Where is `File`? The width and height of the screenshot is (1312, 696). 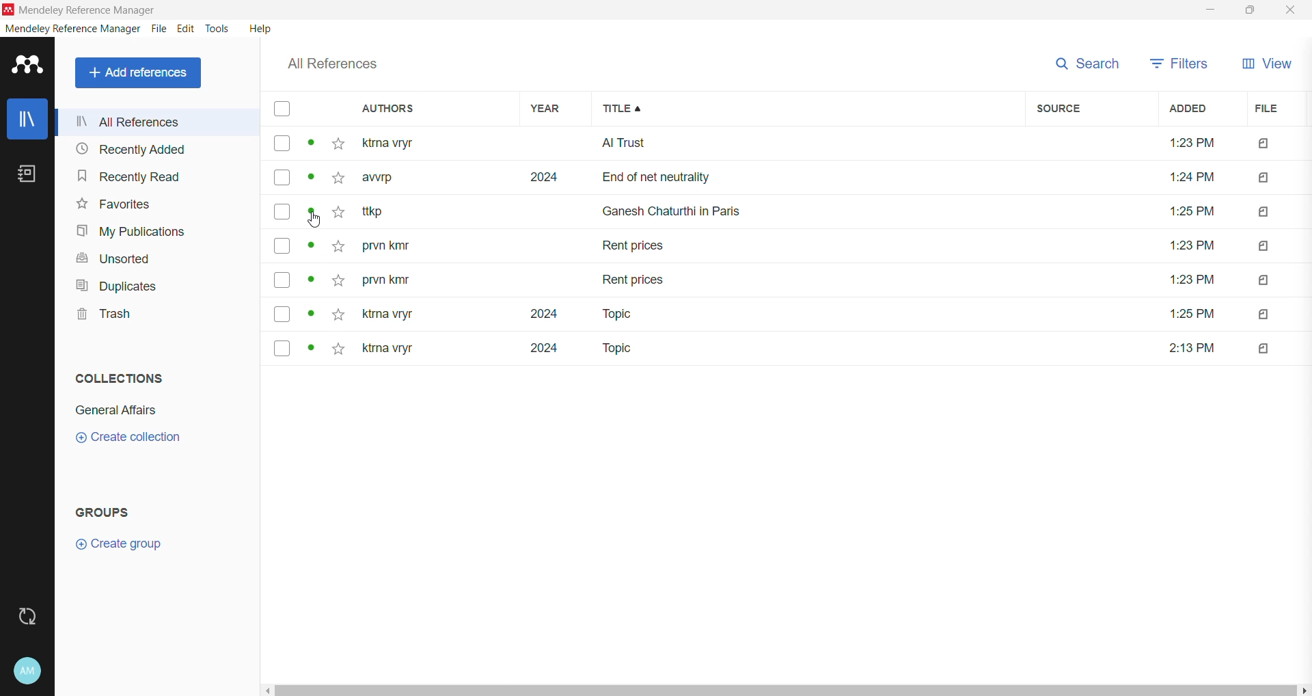 File is located at coordinates (160, 30).